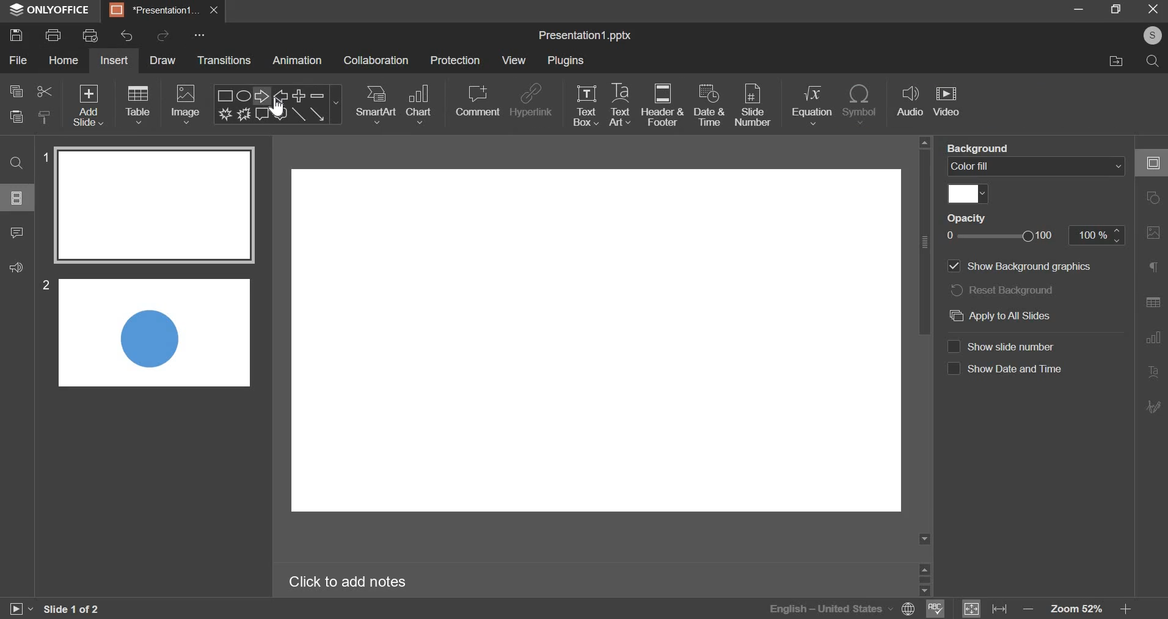 The height and width of the screenshot is (619, 1168). I want to click on account name, so click(1152, 35).